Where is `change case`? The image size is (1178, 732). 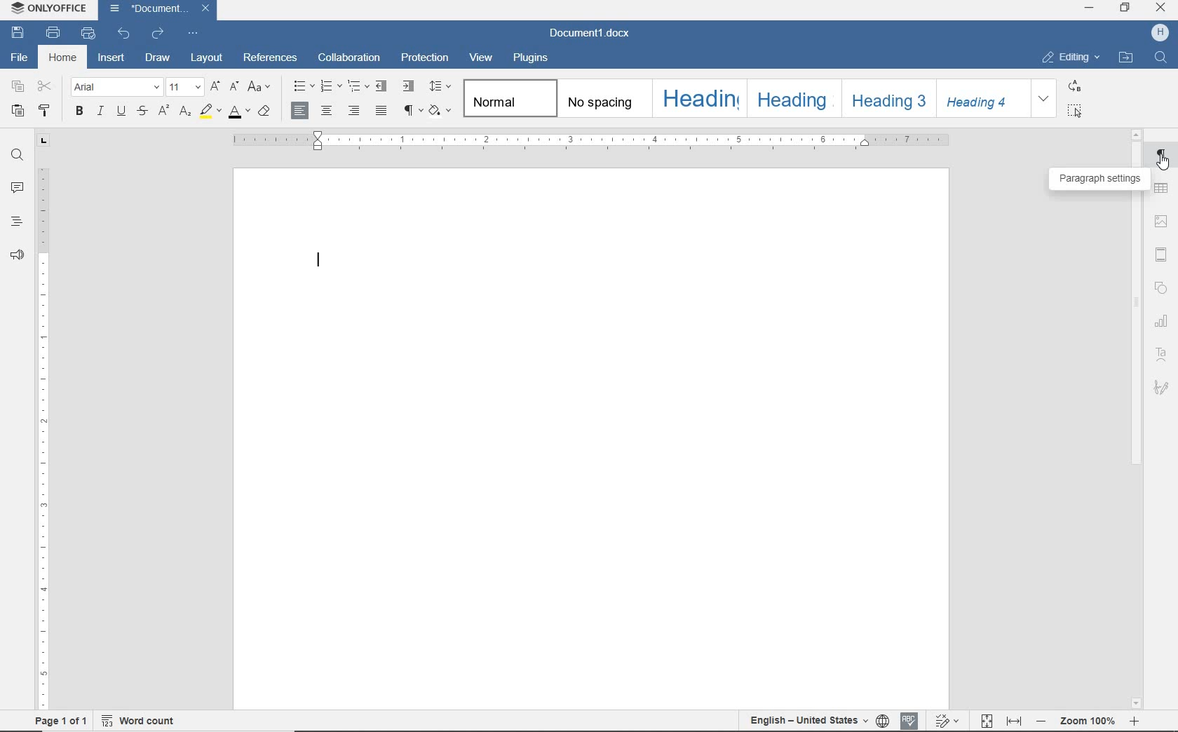
change case is located at coordinates (261, 88).